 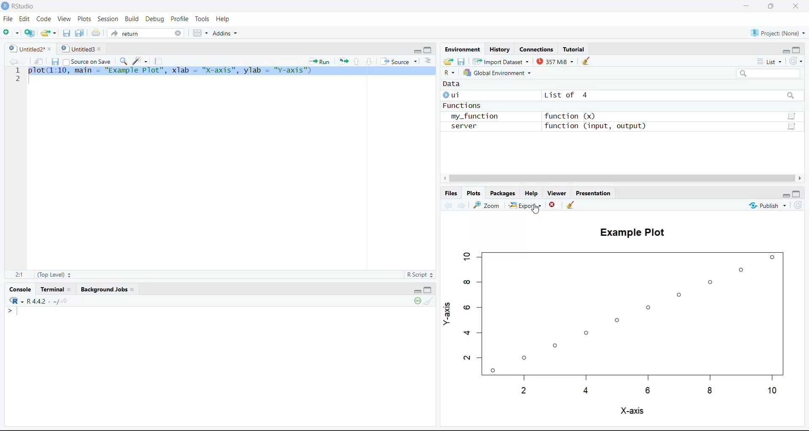 What do you see at coordinates (160, 61) in the screenshot?
I see `Compile Report (Ctrl + Shift + K)` at bounding box center [160, 61].